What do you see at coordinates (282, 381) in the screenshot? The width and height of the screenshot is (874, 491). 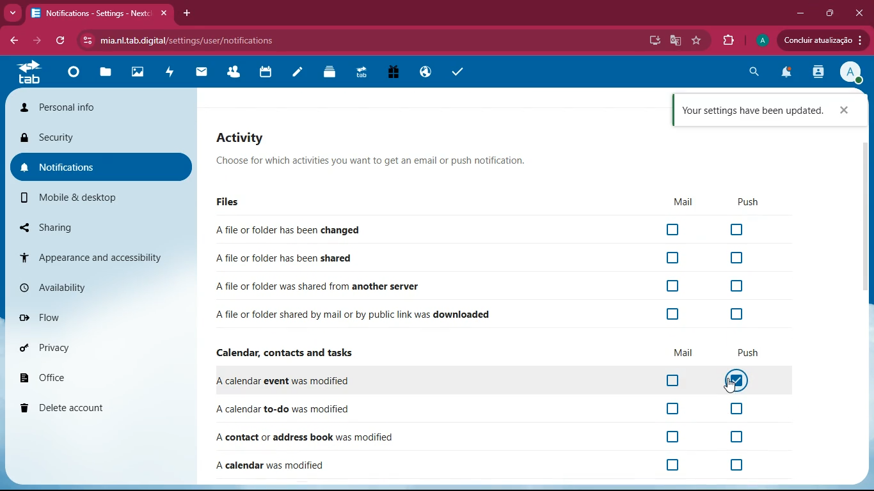 I see `A calendar event was modified` at bounding box center [282, 381].